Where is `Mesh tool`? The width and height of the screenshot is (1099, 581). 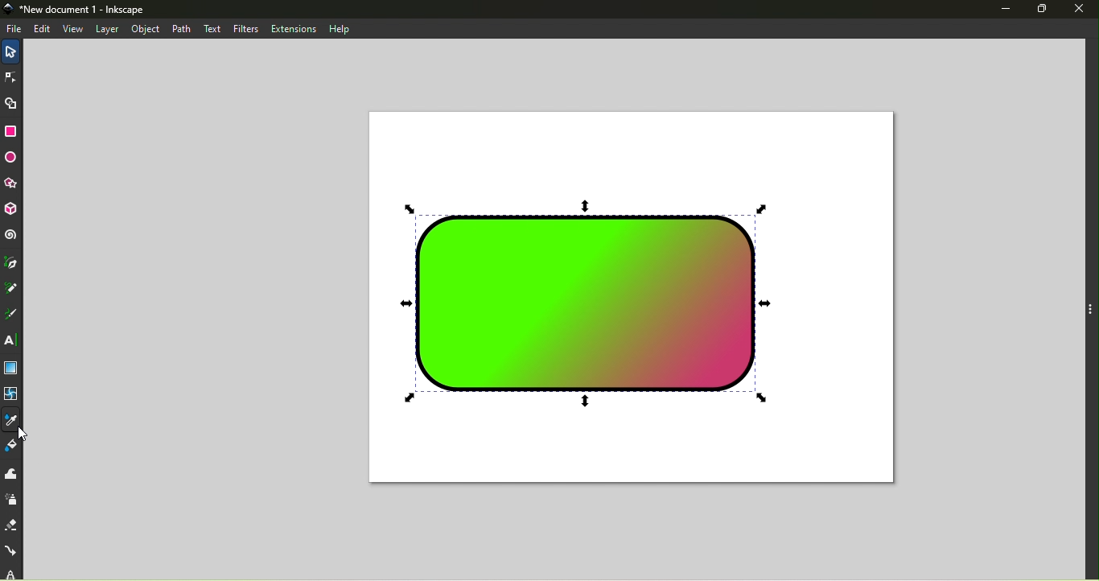 Mesh tool is located at coordinates (13, 396).